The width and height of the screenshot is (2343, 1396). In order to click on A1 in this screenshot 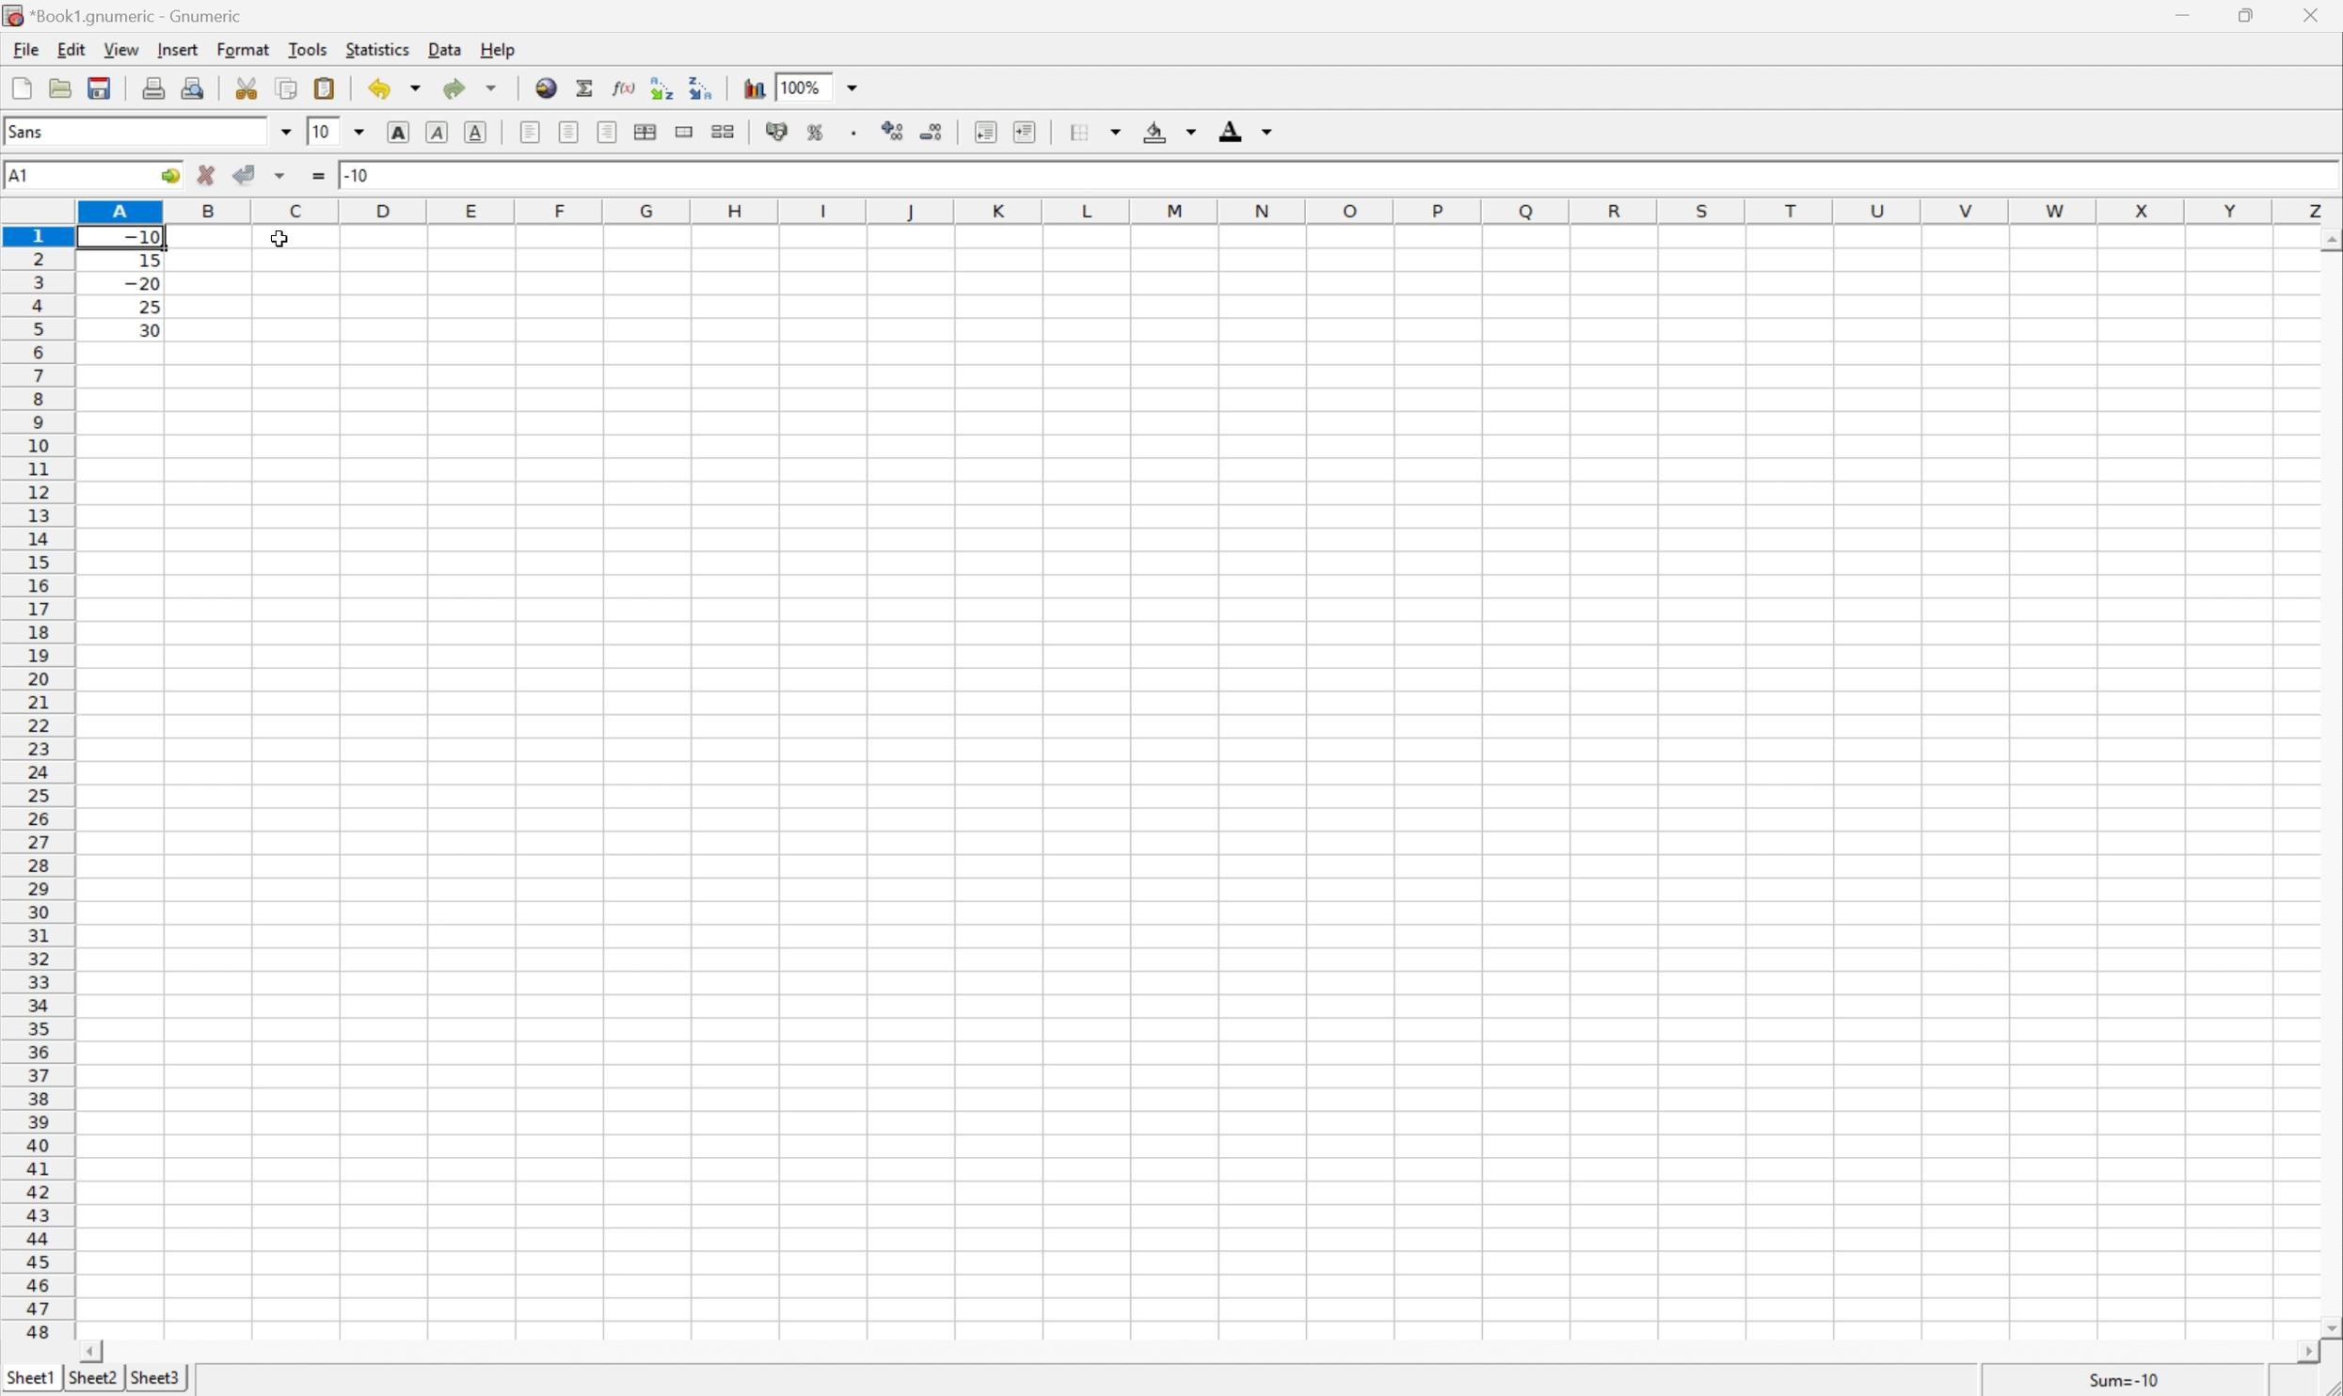, I will do `click(18, 173)`.